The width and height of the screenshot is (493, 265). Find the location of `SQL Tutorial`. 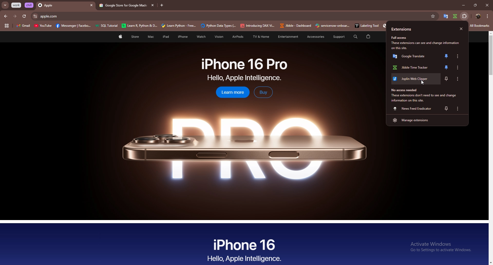

SQL Tutorial is located at coordinates (108, 26).